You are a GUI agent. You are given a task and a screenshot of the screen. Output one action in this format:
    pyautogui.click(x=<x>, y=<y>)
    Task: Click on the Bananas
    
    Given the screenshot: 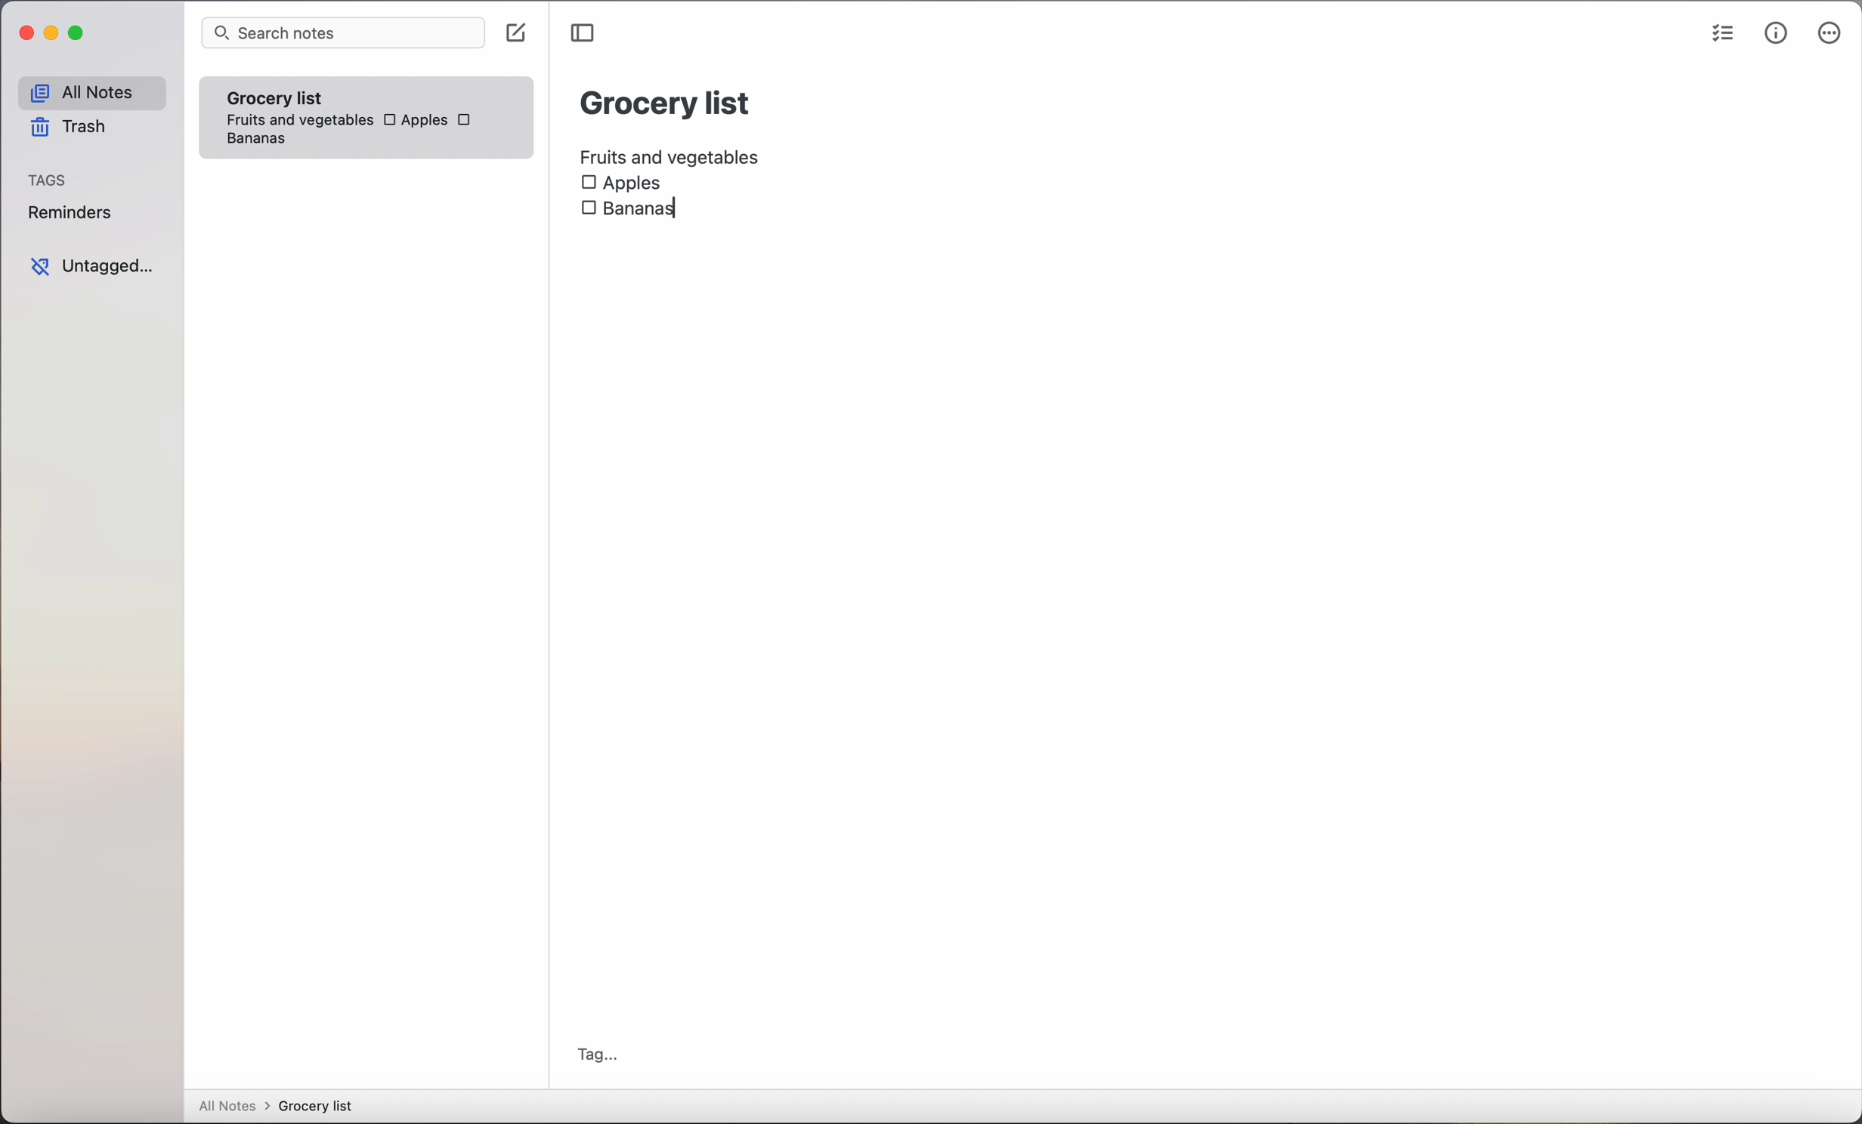 What is the action you would take?
    pyautogui.click(x=255, y=141)
    